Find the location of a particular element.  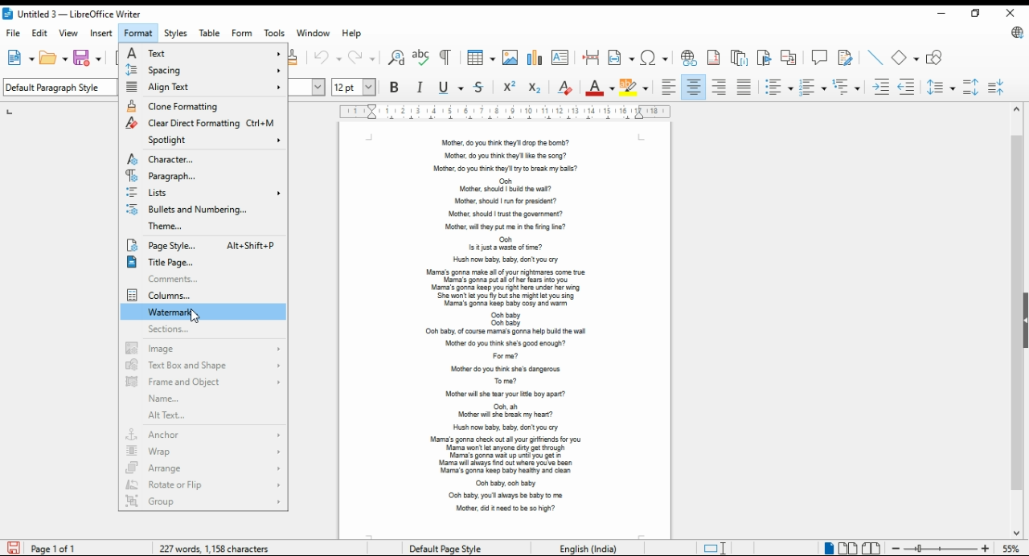

new is located at coordinates (19, 58).